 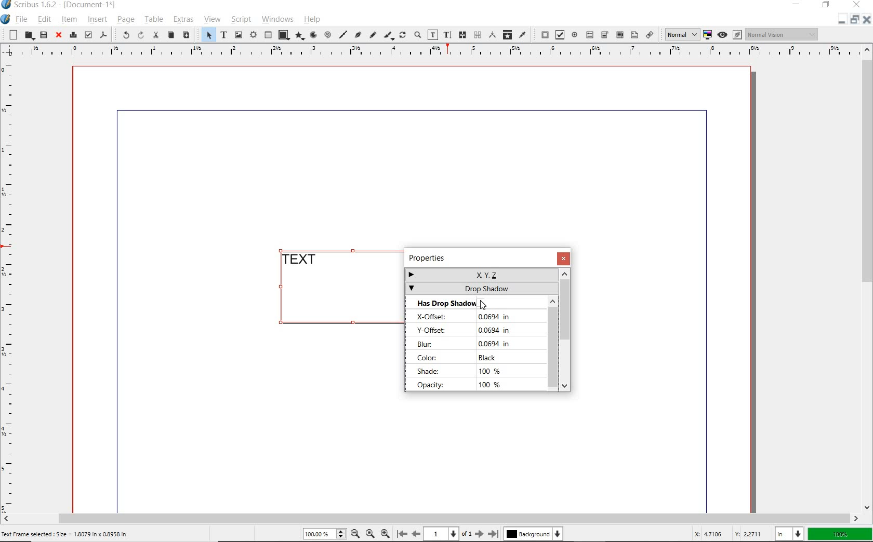 I want to click on pdf radio button, so click(x=575, y=35).